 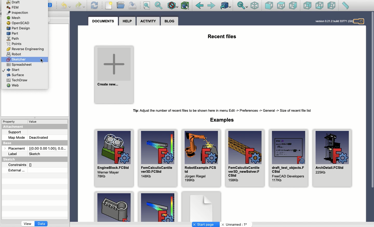 I want to click on Bounding box, so click(x=185, y=6).